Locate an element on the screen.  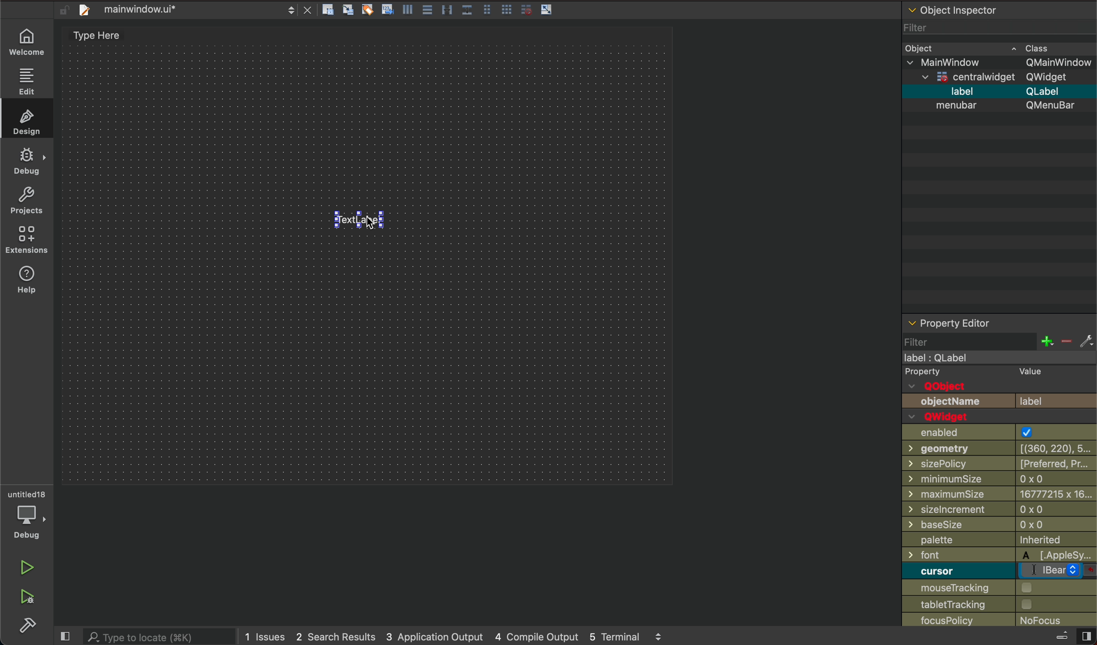
[(360, 220), 5... is located at coordinates (1053, 448).